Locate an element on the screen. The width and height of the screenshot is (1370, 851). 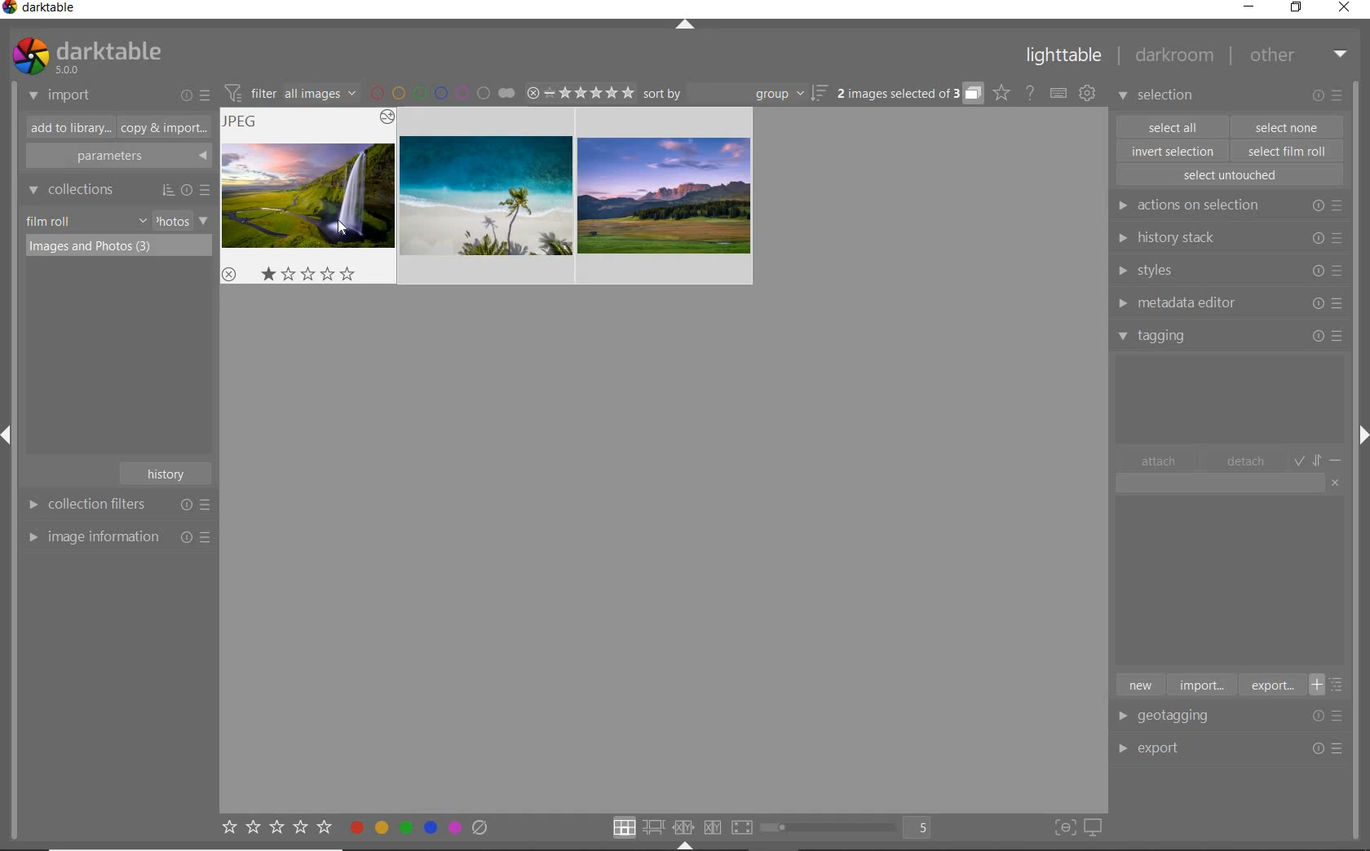
Options is located at coordinates (1329, 749).